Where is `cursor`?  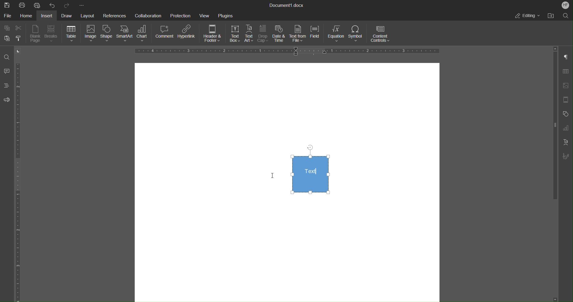
cursor is located at coordinates (274, 177).